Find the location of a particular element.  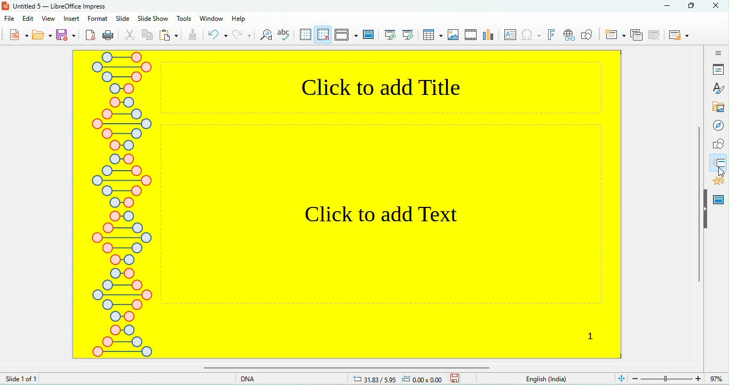

slide transitionn is located at coordinates (718, 159).